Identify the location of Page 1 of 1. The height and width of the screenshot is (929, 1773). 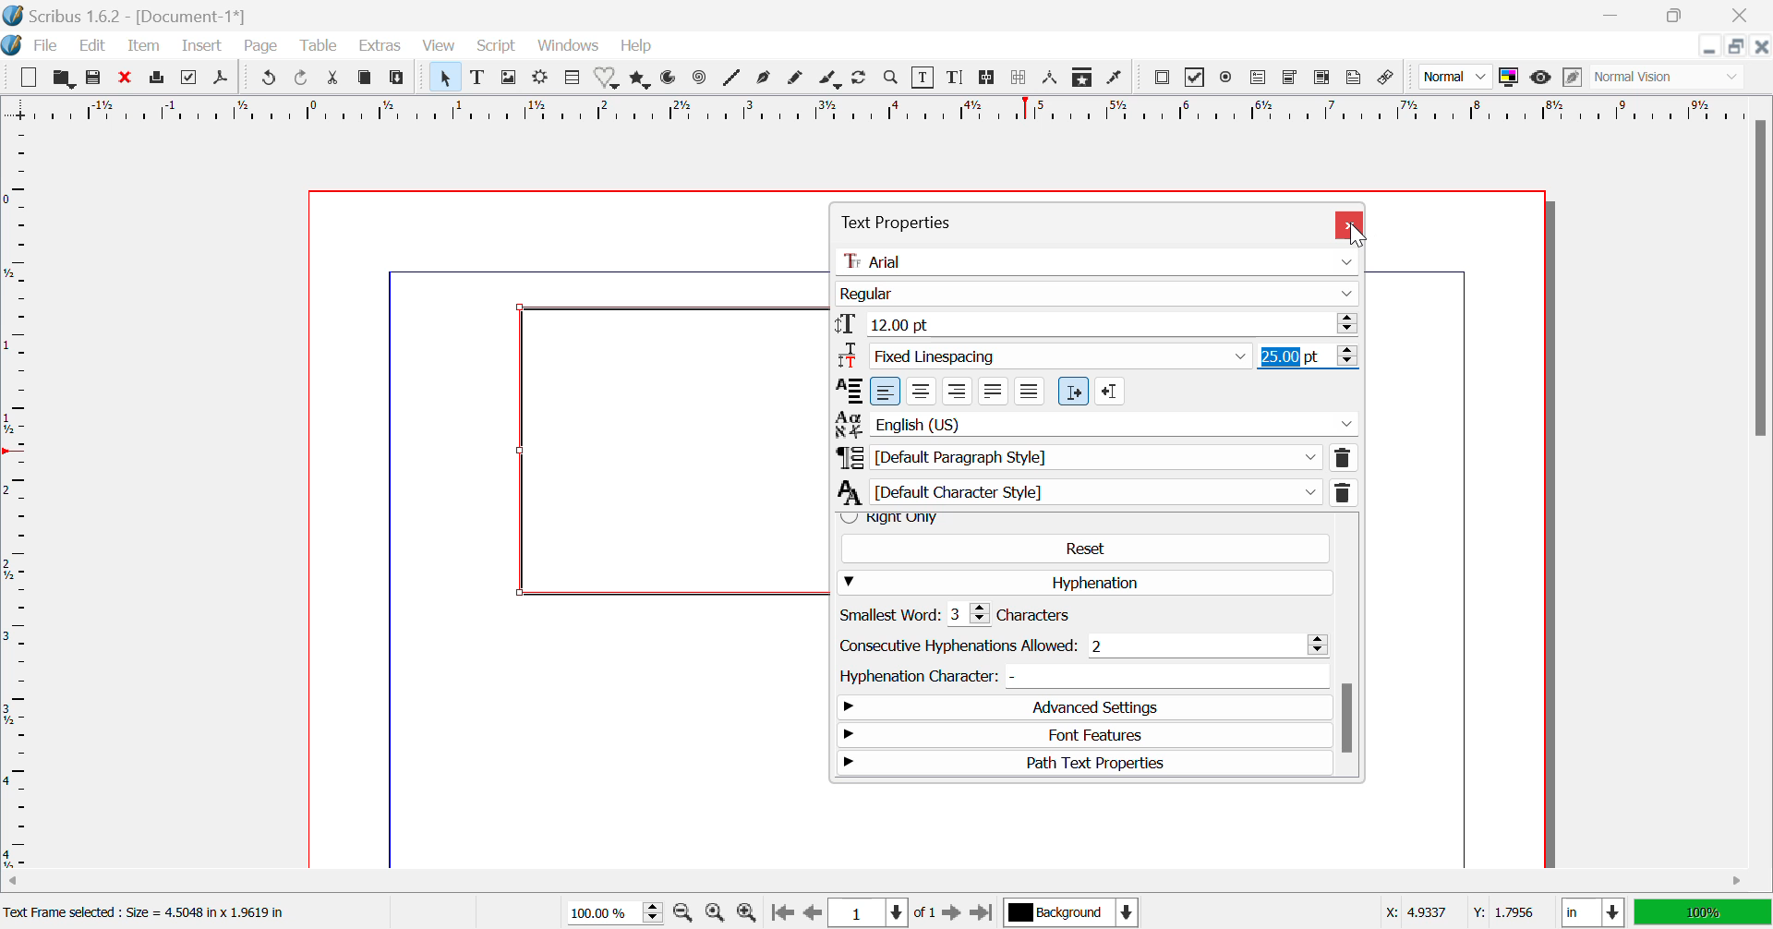
(882, 911).